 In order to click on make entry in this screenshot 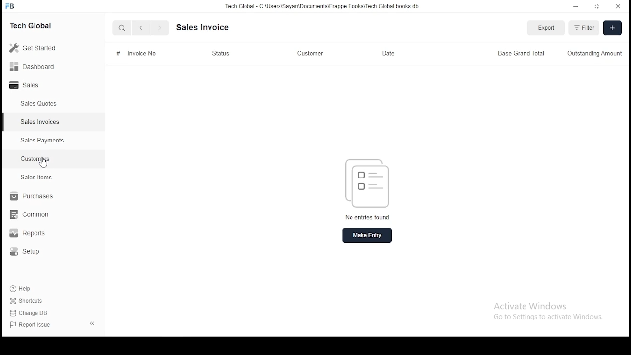, I will do `click(367, 235)`.